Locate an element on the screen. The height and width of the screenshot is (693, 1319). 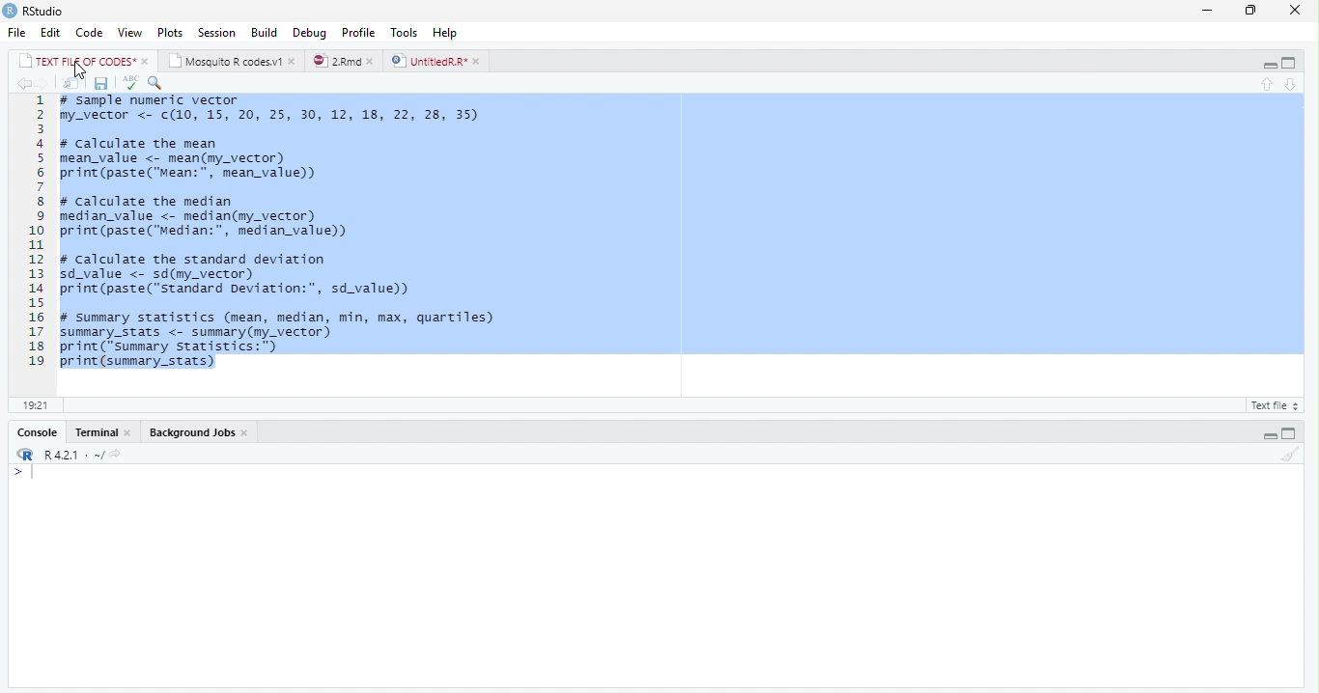
Mosquito R codes.v1 is located at coordinates (227, 62).